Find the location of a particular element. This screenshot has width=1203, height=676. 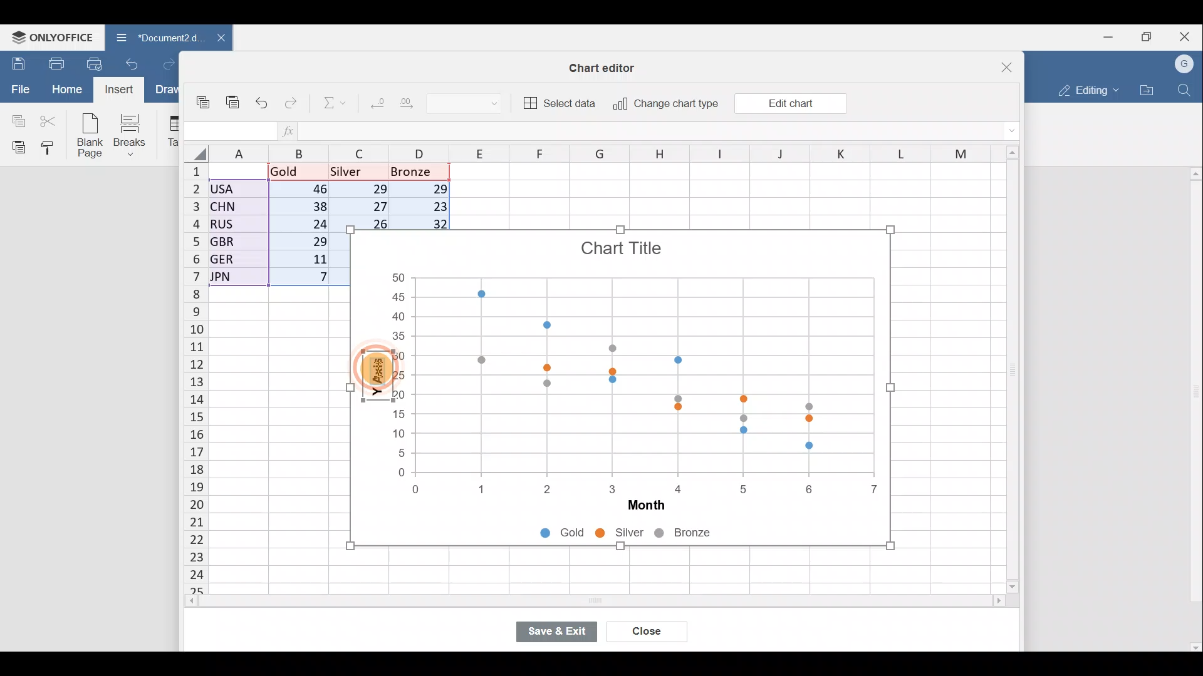

ONLYOFFICE Menu is located at coordinates (51, 37).